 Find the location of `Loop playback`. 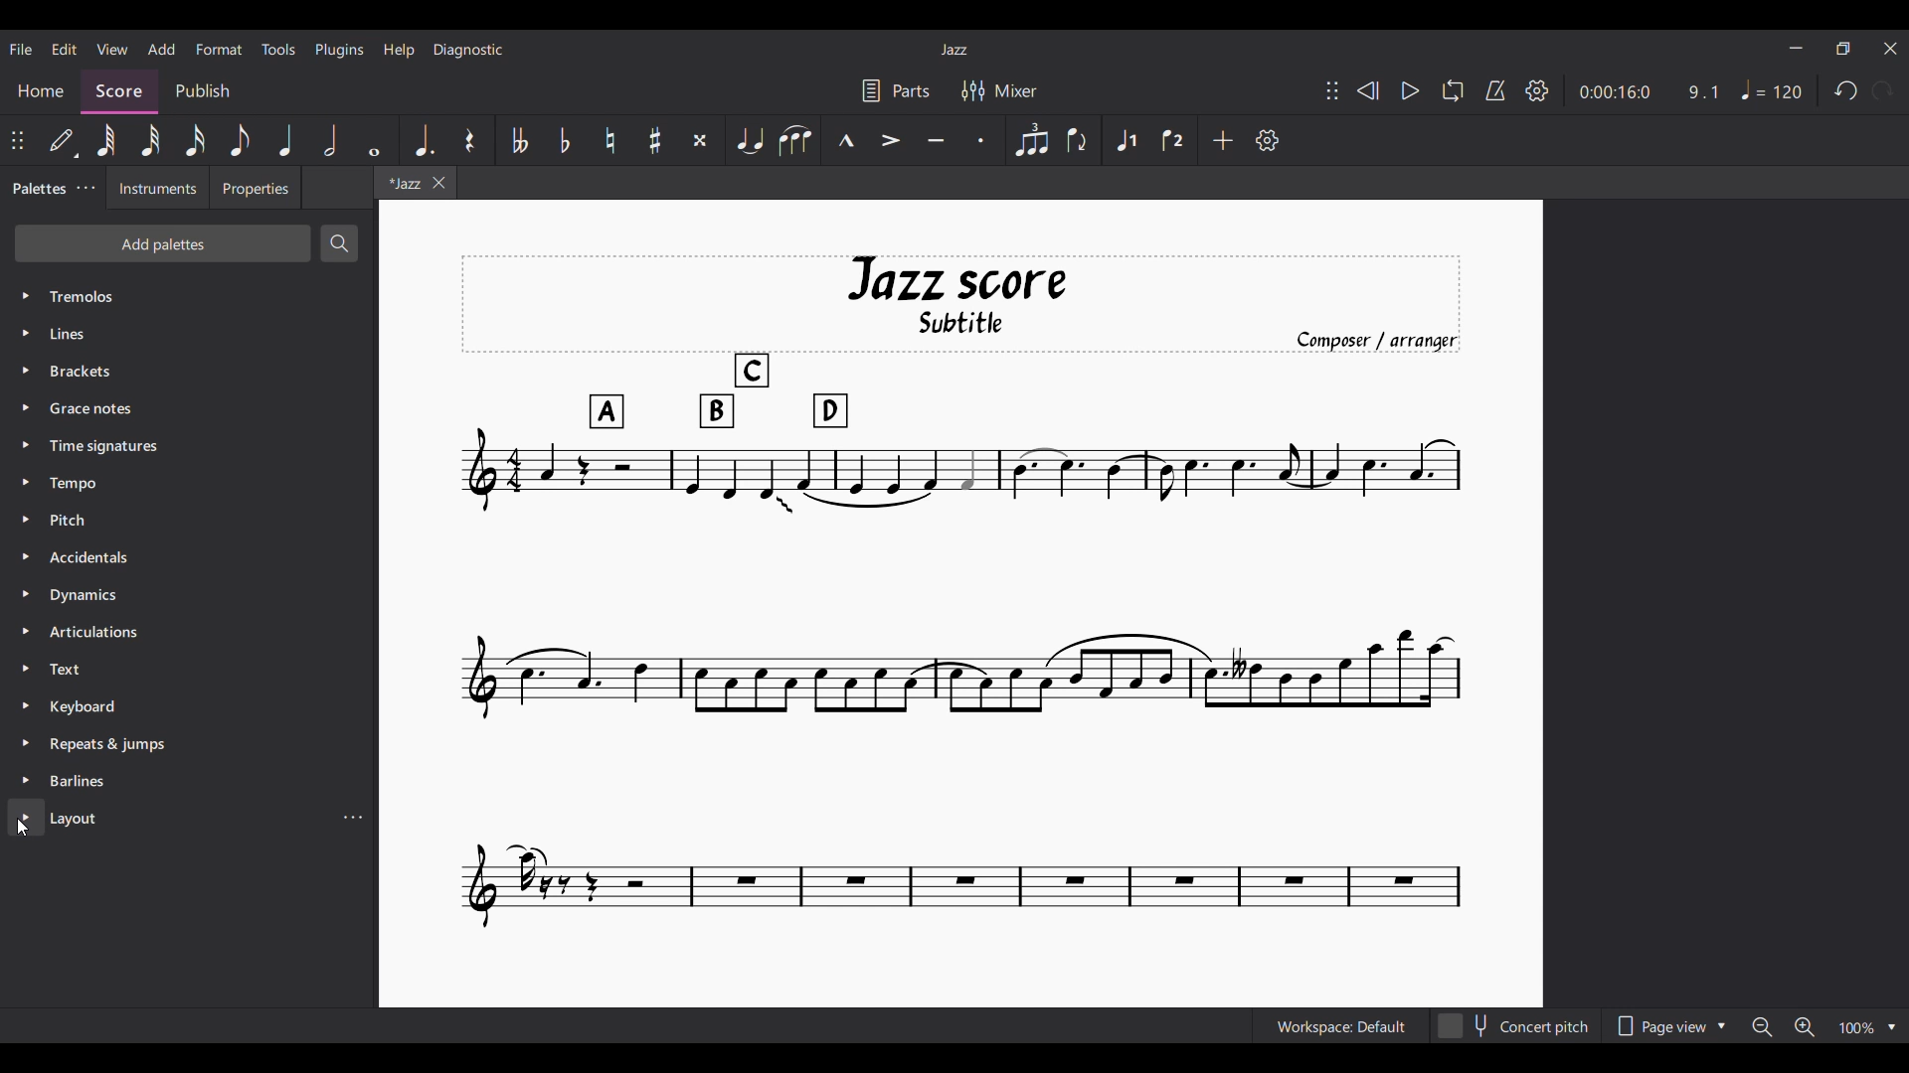

Loop playback is located at coordinates (1454, 90).